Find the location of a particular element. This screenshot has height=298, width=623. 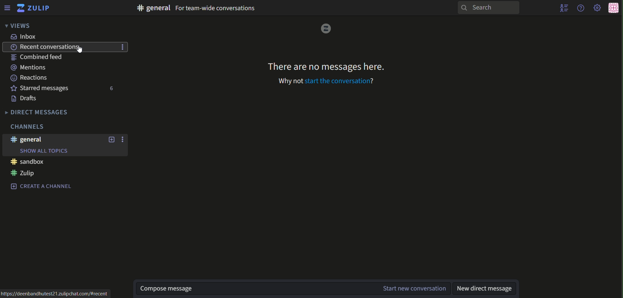

text is located at coordinates (41, 88).